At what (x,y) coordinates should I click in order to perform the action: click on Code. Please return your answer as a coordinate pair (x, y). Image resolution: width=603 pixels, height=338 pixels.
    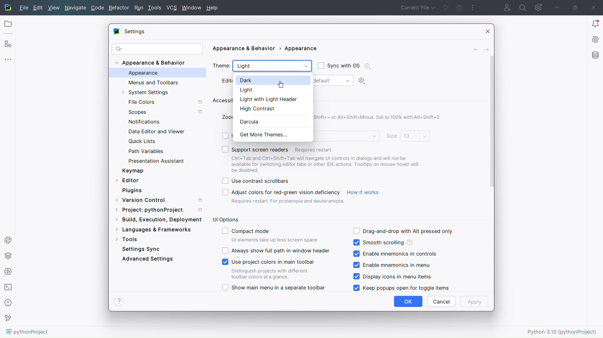
    Looking at the image, I should click on (98, 8).